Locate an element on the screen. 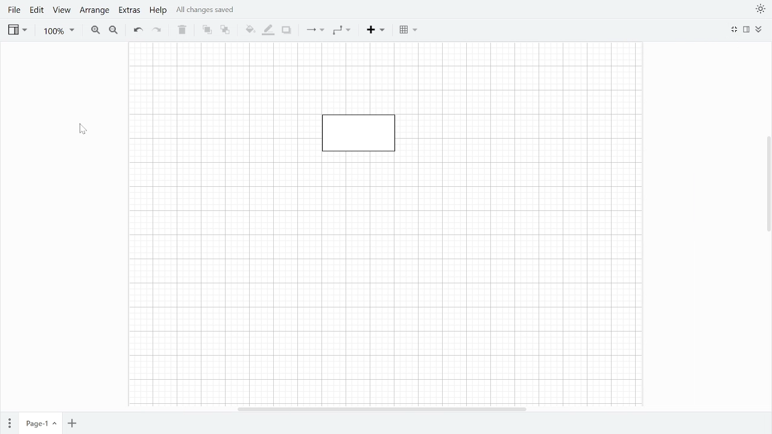  Waypoints is located at coordinates (343, 31).